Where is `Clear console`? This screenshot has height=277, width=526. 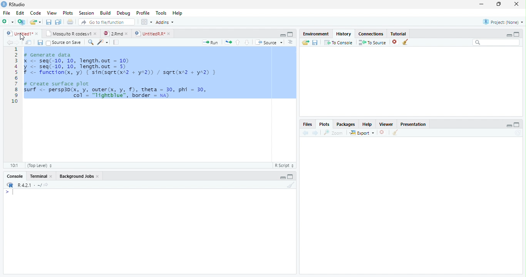
Clear console is located at coordinates (291, 185).